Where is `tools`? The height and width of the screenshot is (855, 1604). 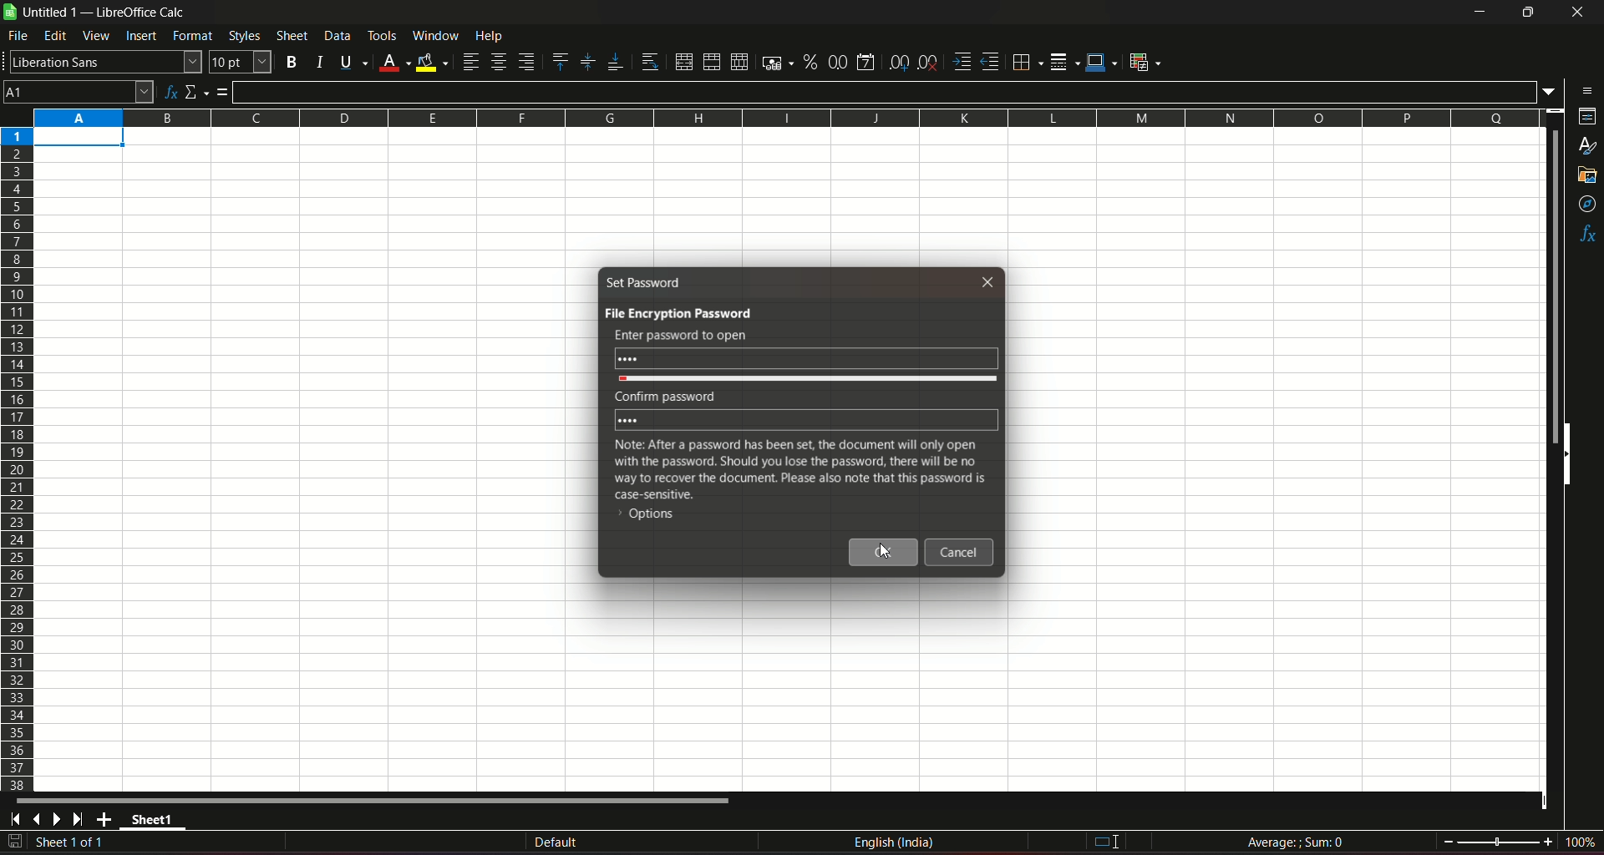
tools is located at coordinates (383, 35).